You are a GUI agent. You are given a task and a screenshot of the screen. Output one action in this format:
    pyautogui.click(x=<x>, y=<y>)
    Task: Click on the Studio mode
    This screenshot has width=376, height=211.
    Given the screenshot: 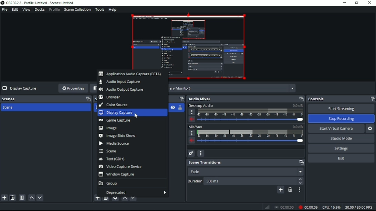 What is the action you would take?
    pyautogui.click(x=341, y=138)
    